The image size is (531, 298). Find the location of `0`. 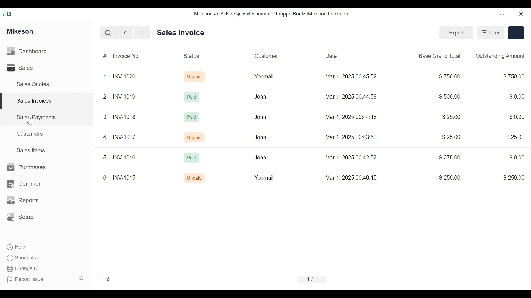

0 is located at coordinates (516, 157).